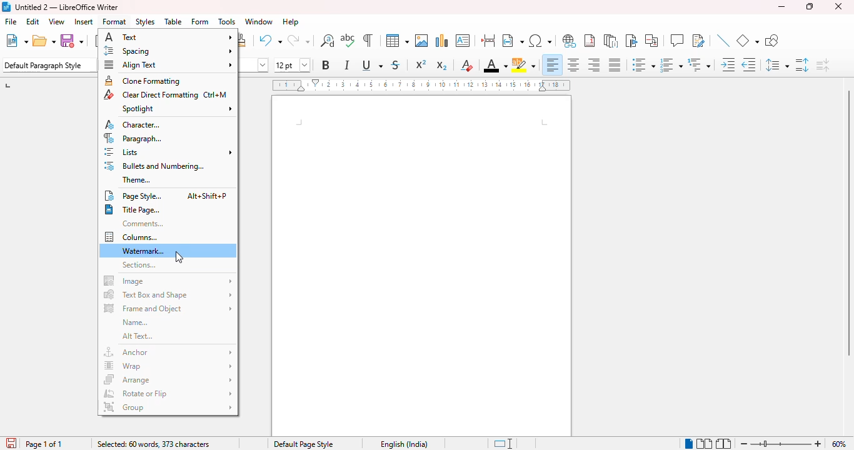 This screenshot has height=450, width=854. Describe the element at coordinates (631, 41) in the screenshot. I see `insert bookmark` at that location.